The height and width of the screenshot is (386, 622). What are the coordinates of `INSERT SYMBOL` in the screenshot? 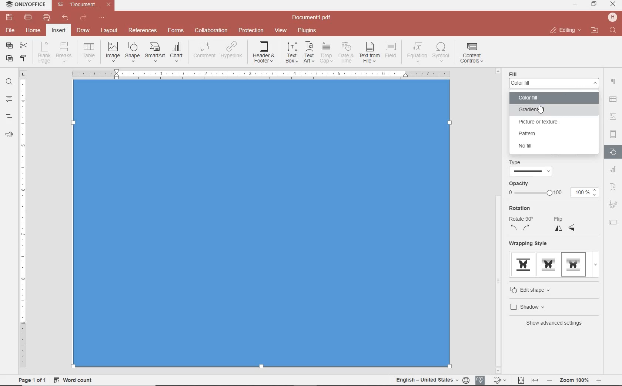 It's located at (441, 52).